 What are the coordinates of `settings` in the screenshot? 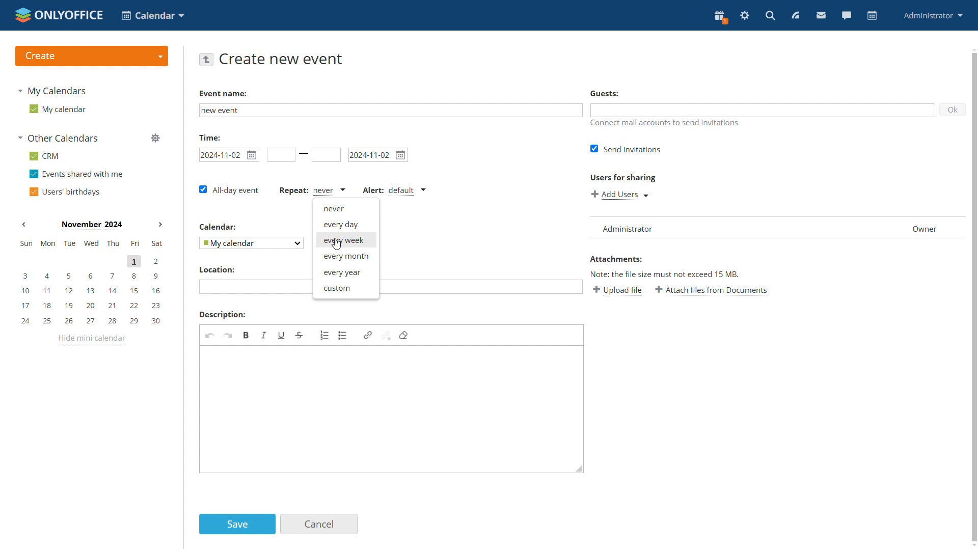 It's located at (745, 16).